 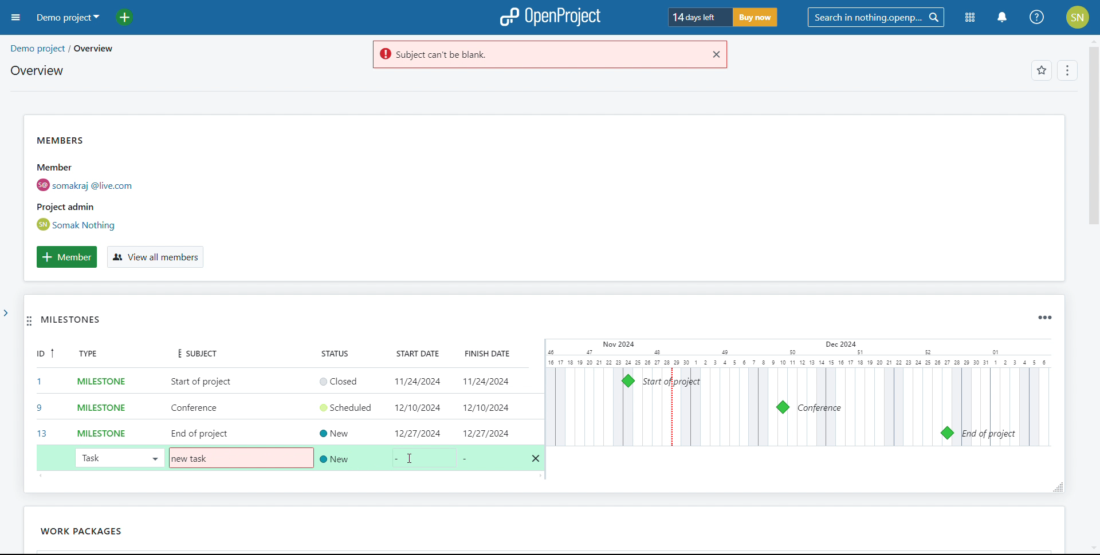 What do you see at coordinates (105, 183) in the screenshot?
I see `members` at bounding box center [105, 183].